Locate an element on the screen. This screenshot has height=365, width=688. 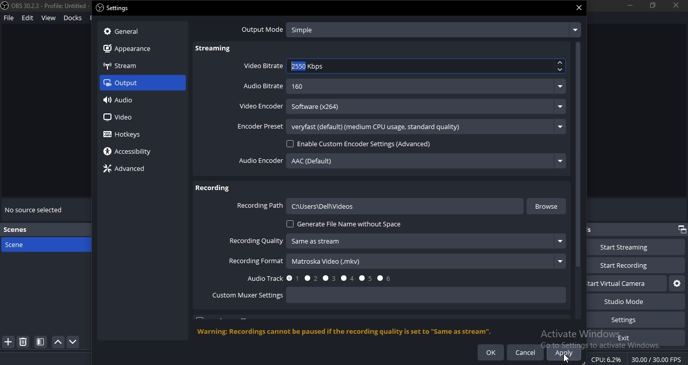
scene is located at coordinates (32, 244).